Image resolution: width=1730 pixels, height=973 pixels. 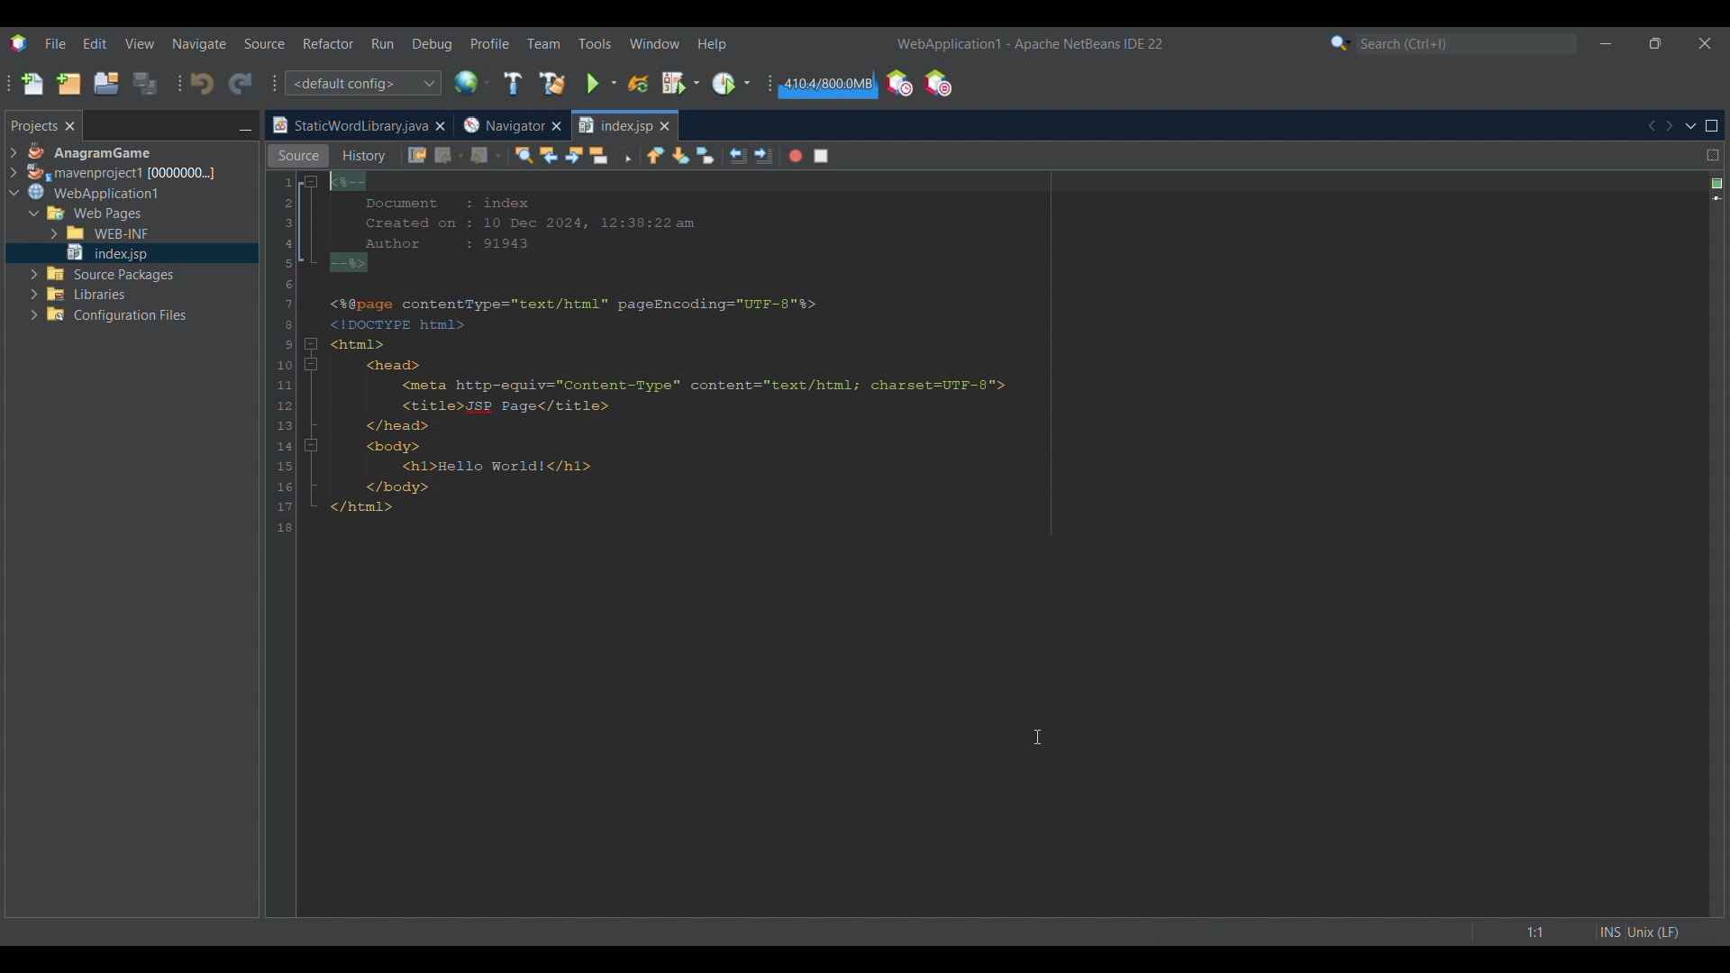 What do you see at coordinates (1467, 43) in the screenshot?
I see `Search box` at bounding box center [1467, 43].